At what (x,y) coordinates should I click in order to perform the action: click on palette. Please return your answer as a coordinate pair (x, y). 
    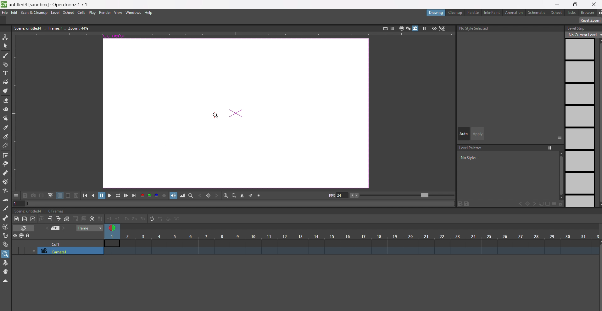
    Looking at the image, I should click on (473, 12).